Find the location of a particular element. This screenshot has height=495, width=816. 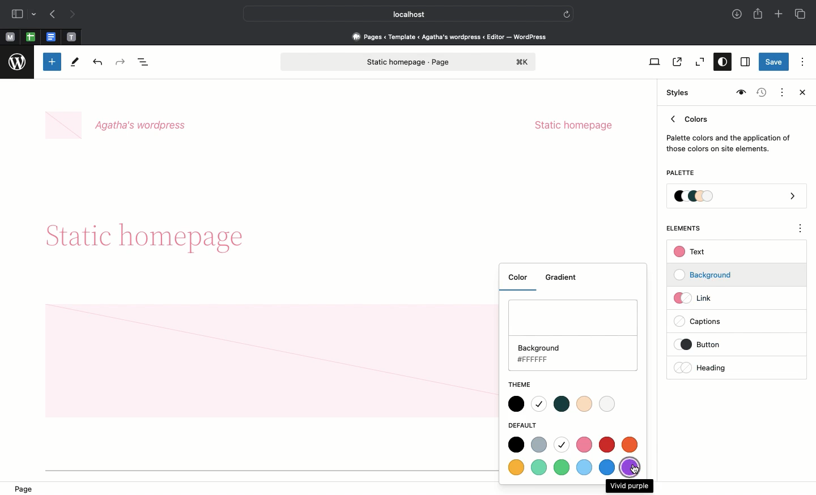

Actions is located at coordinates (781, 91).